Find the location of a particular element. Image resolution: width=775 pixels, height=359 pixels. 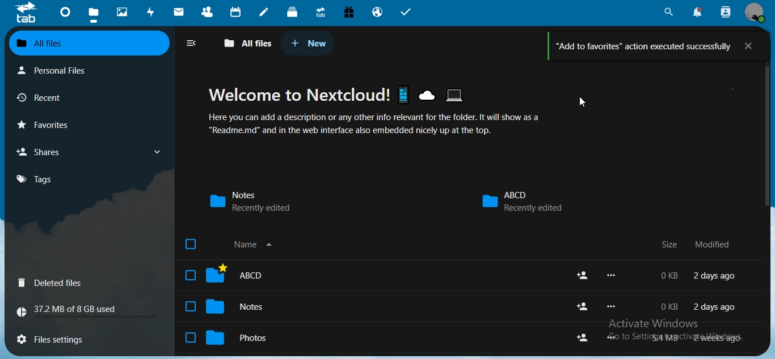

size is located at coordinates (671, 245).